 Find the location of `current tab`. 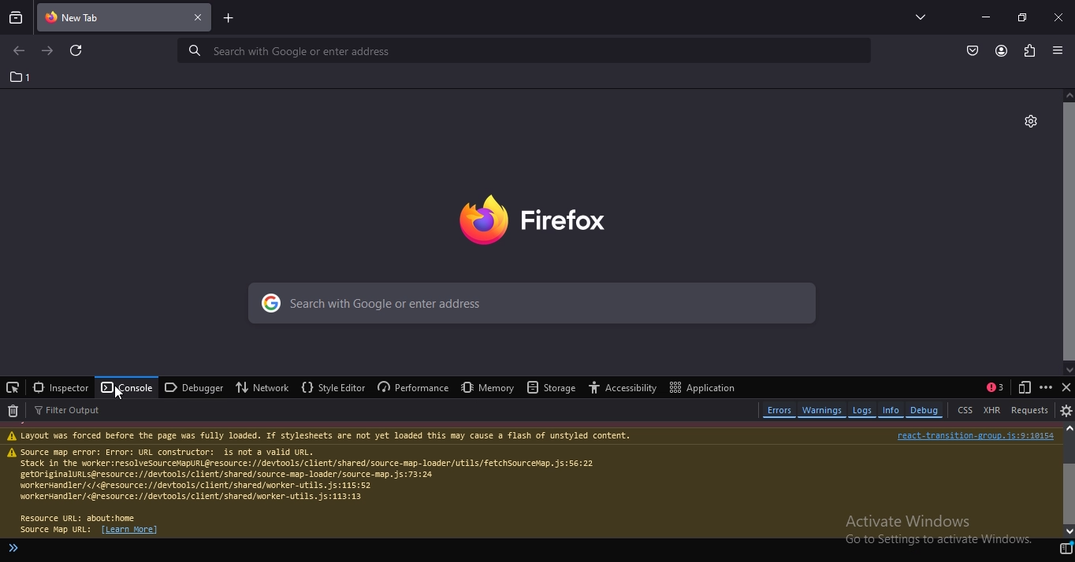

current tab is located at coordinates (99, 17).